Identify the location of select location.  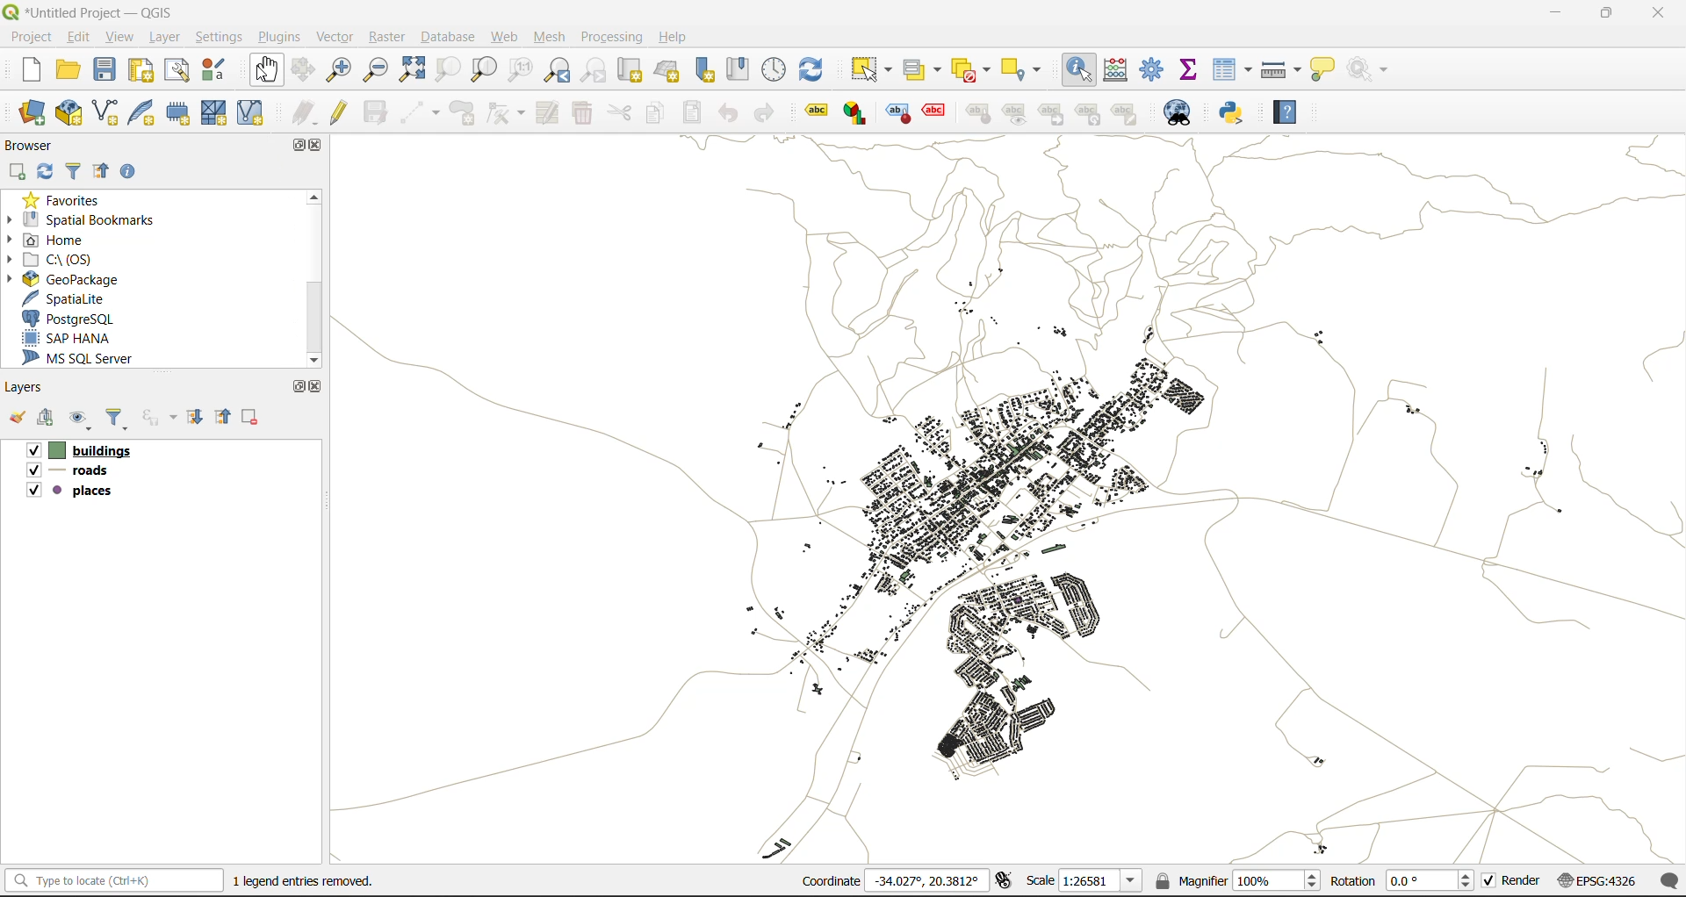
(1031, 70).